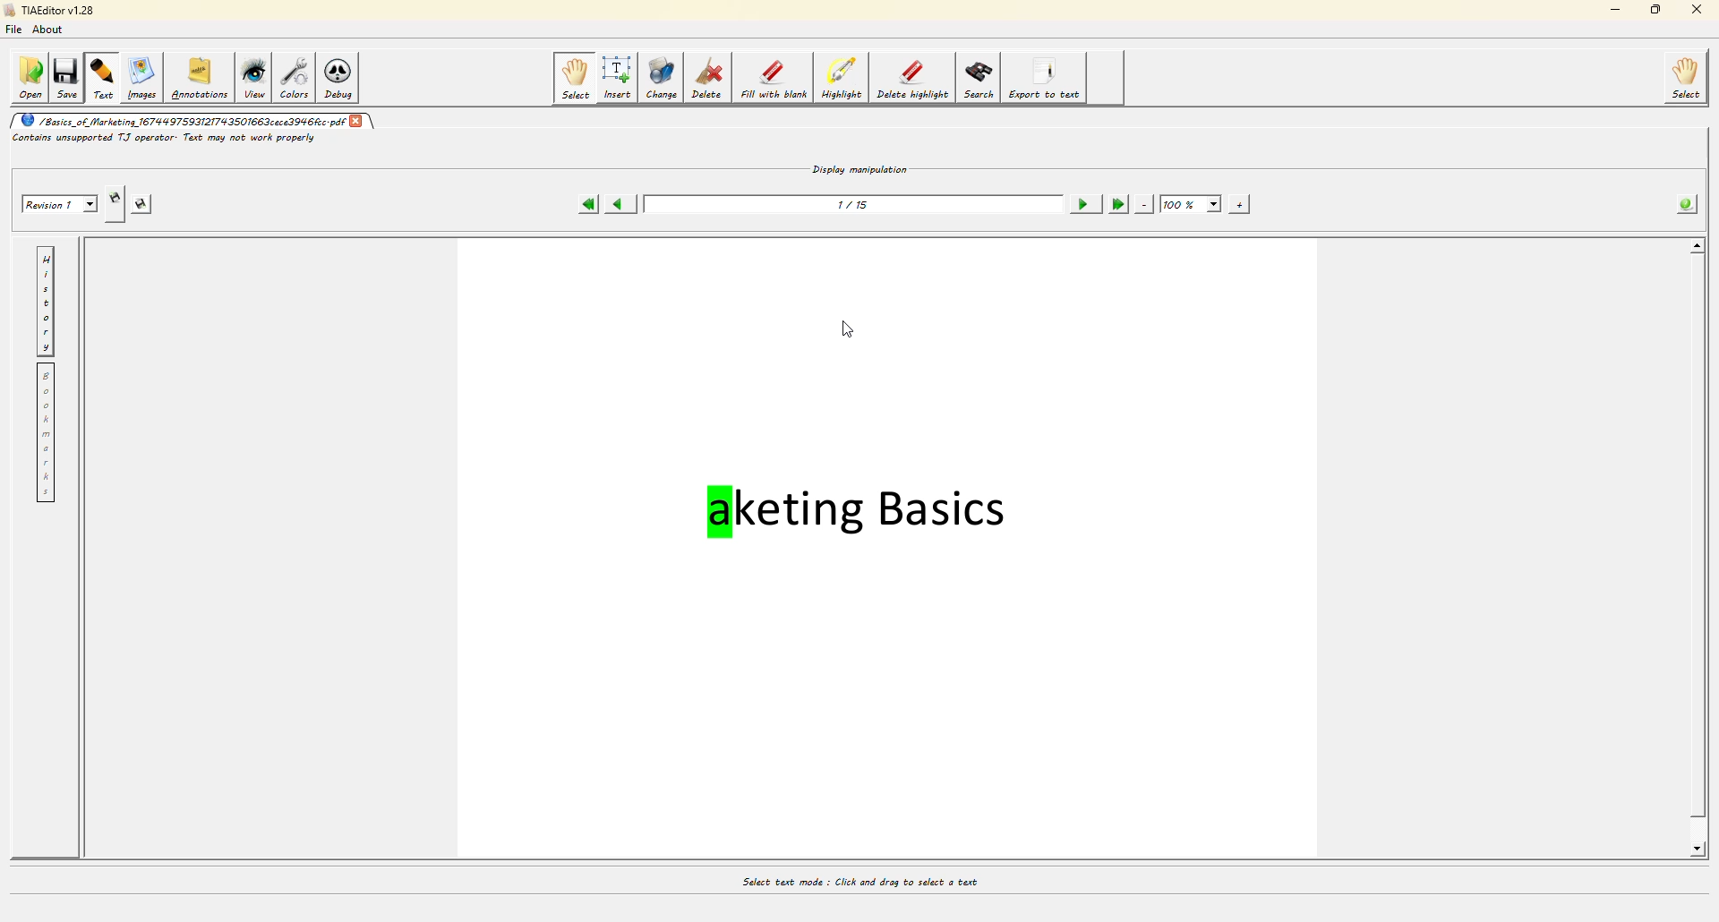 The width and height of the screenshot is (1719, 922). Describe the element at coordinates (852, 329) in the screenshot. I see `cursor` at that location.